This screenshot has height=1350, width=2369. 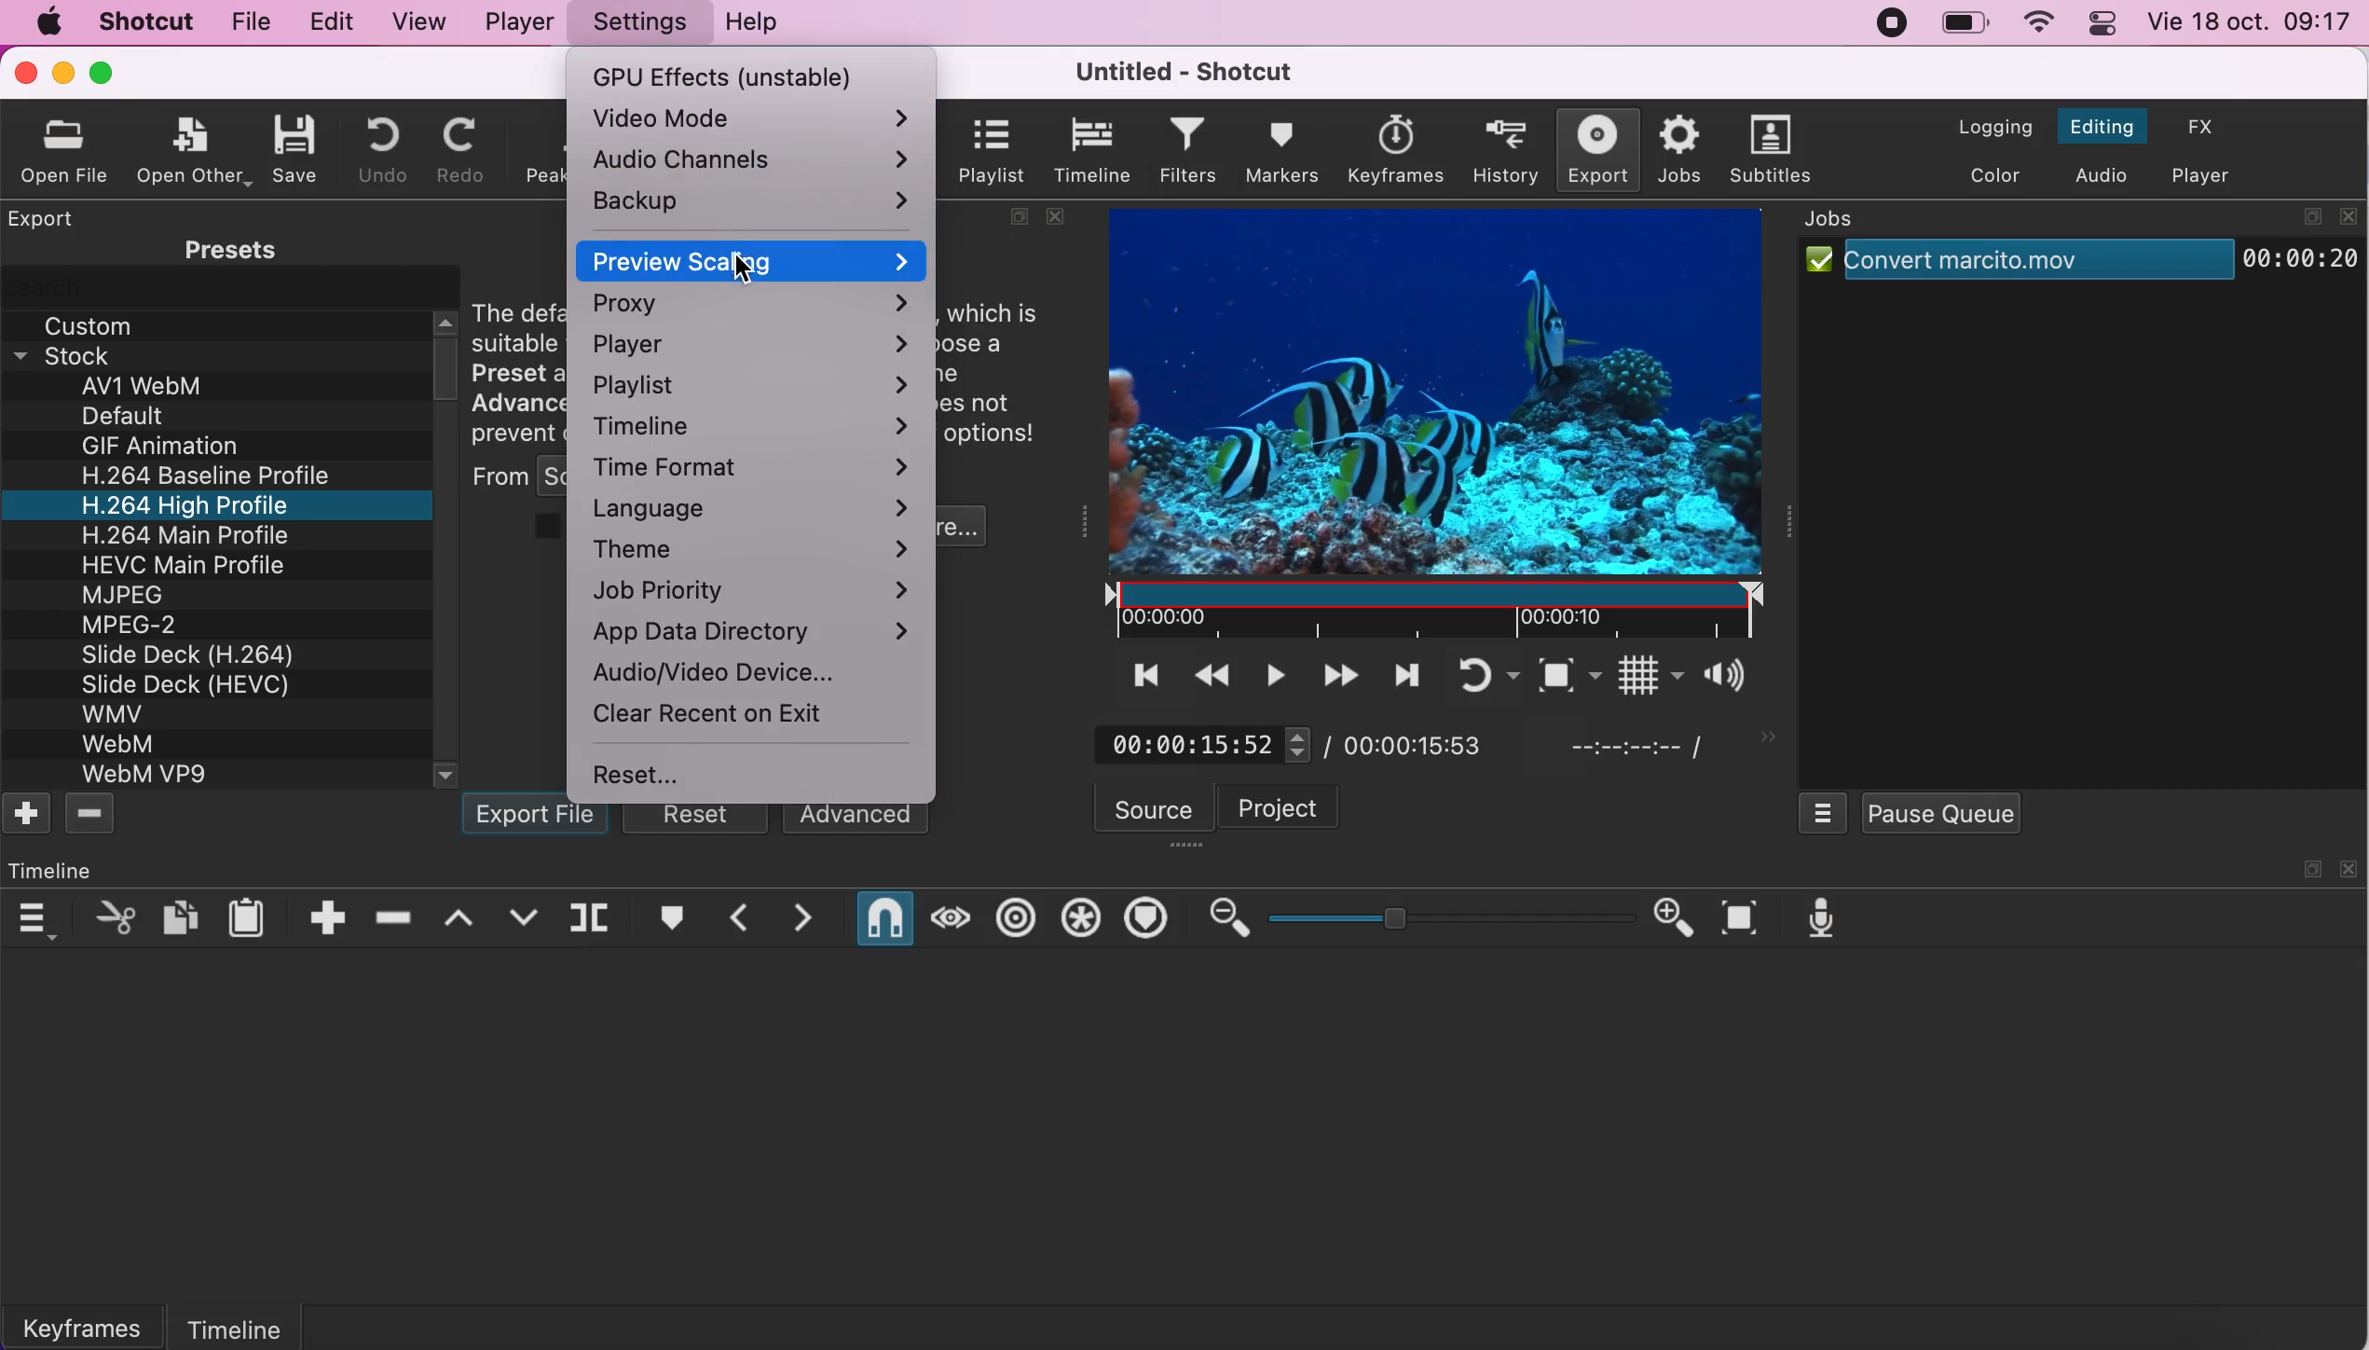 What do you see at coordinates (712, 713) in the screenshot?
I see `clear recent on exit` at bounding box center [712, 713].